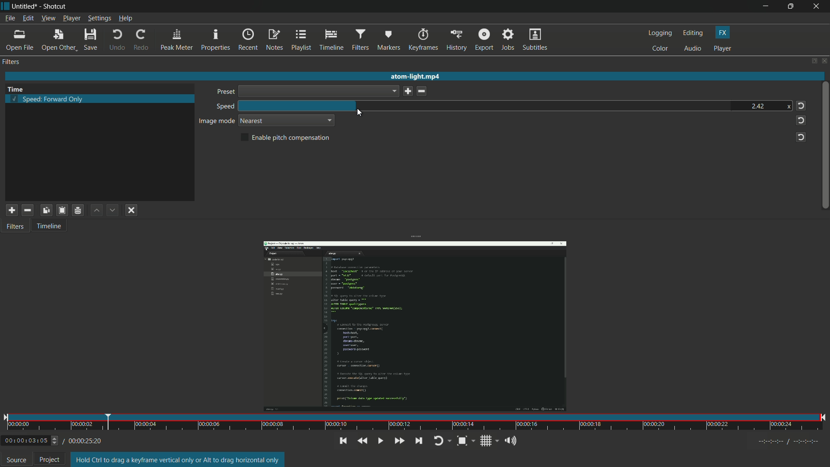  Describe the element at coordinates (489, 441) in the screenshot. I see `show grid` at that location.